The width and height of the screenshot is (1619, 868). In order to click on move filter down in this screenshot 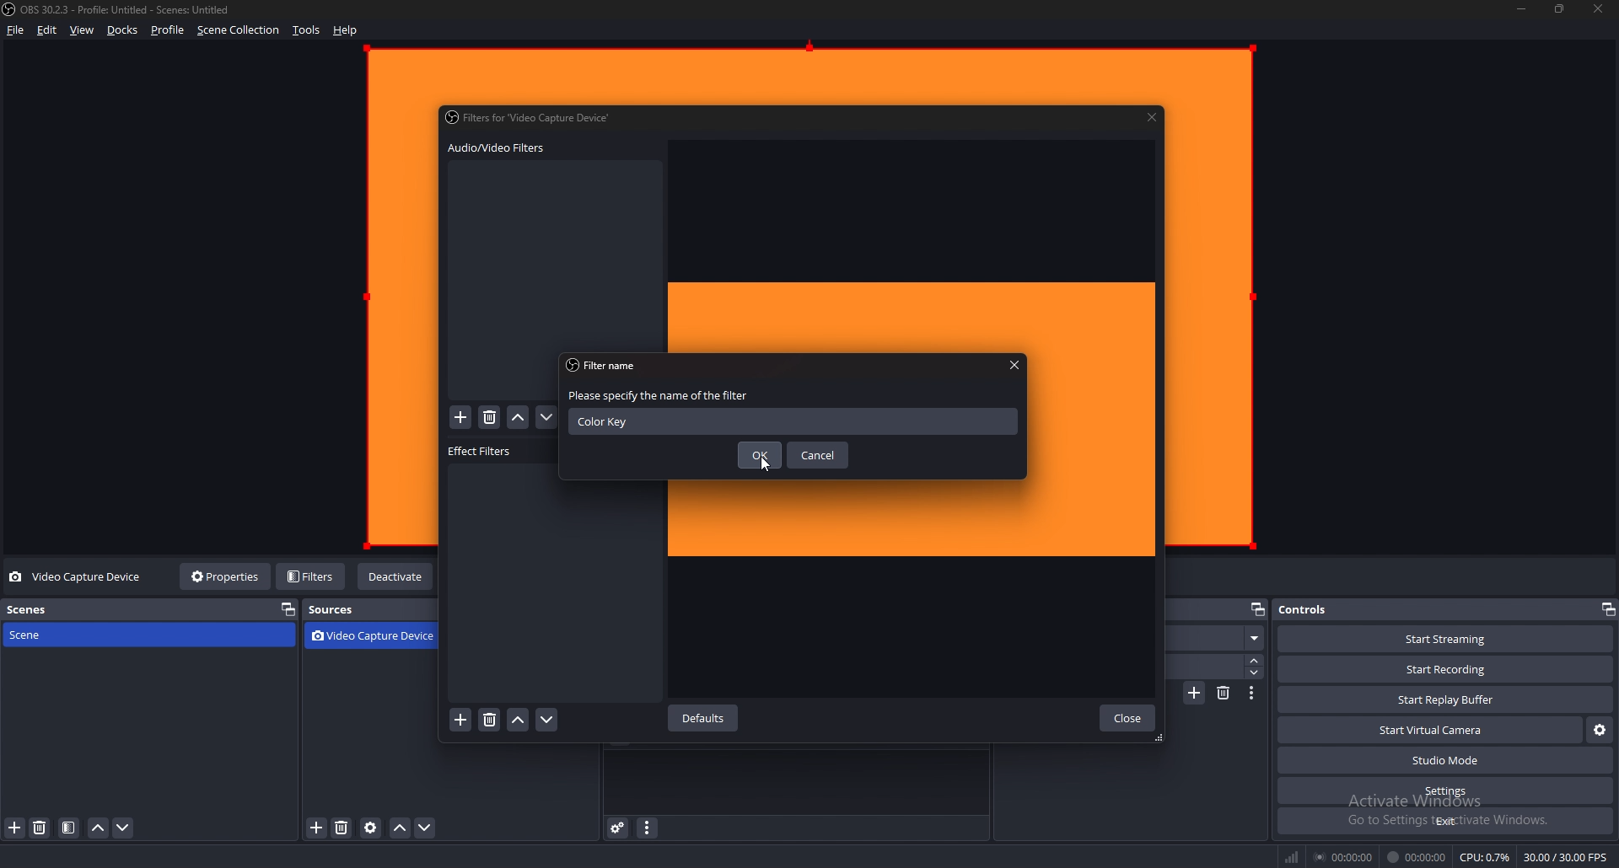, I will do `click(547, 418)`.